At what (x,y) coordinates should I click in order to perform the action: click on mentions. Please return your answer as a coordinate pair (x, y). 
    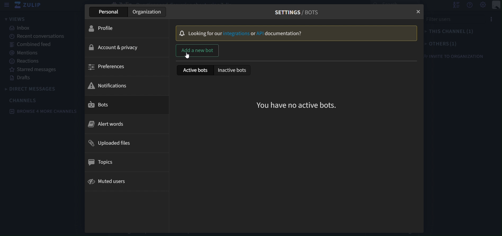
    Looking at the image, I should click on (39, 52).